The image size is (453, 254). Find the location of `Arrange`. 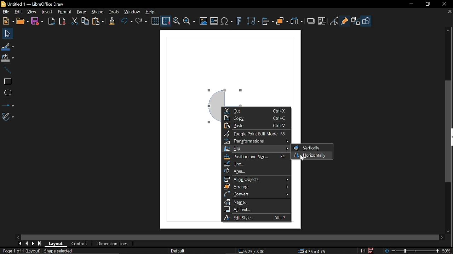

Arrange is located at coordinates (257, 187).